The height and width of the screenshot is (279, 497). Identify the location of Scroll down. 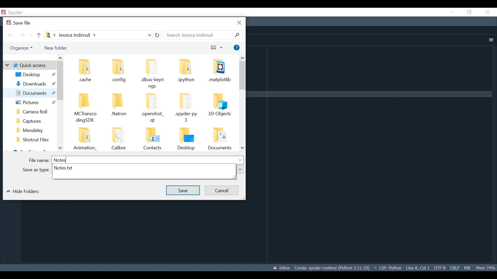
(243, 148).